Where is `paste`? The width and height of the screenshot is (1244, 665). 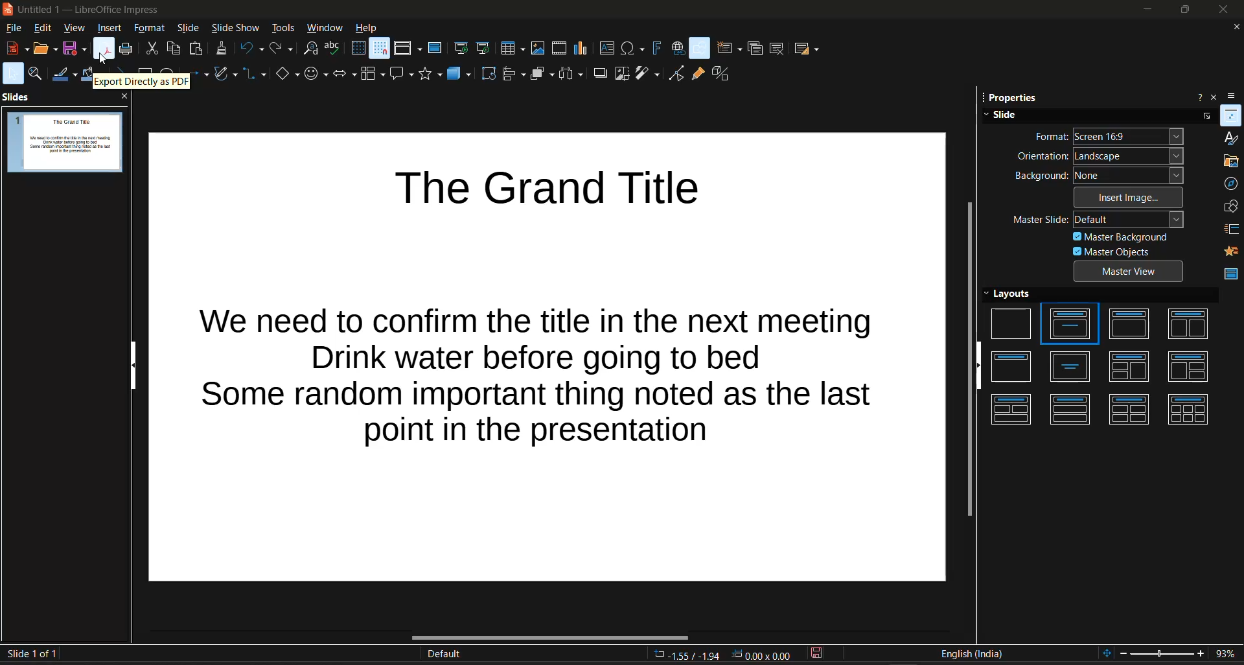
paste is located at coordinates (194, 49).